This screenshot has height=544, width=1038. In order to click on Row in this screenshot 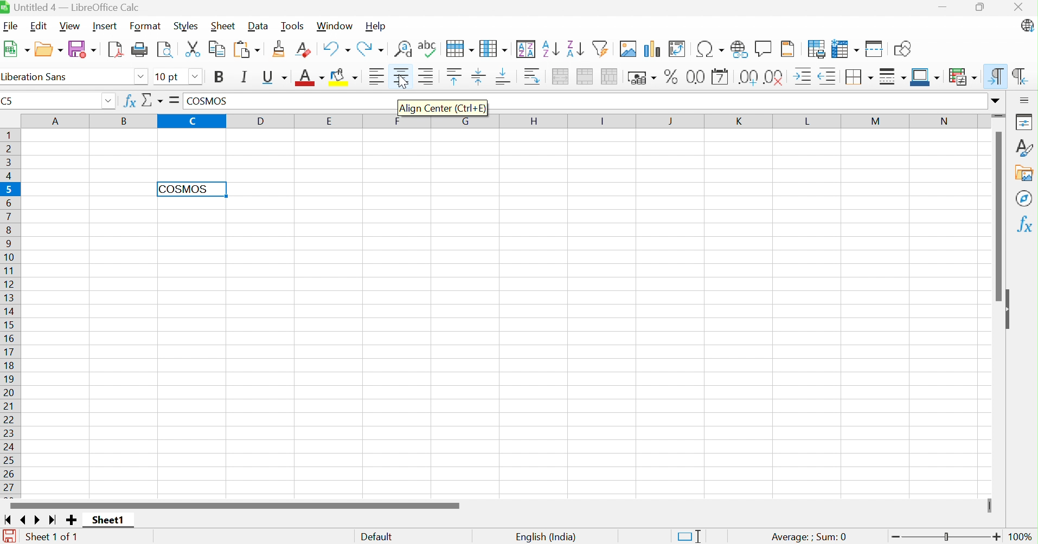, I will do `click(460, 46)`.